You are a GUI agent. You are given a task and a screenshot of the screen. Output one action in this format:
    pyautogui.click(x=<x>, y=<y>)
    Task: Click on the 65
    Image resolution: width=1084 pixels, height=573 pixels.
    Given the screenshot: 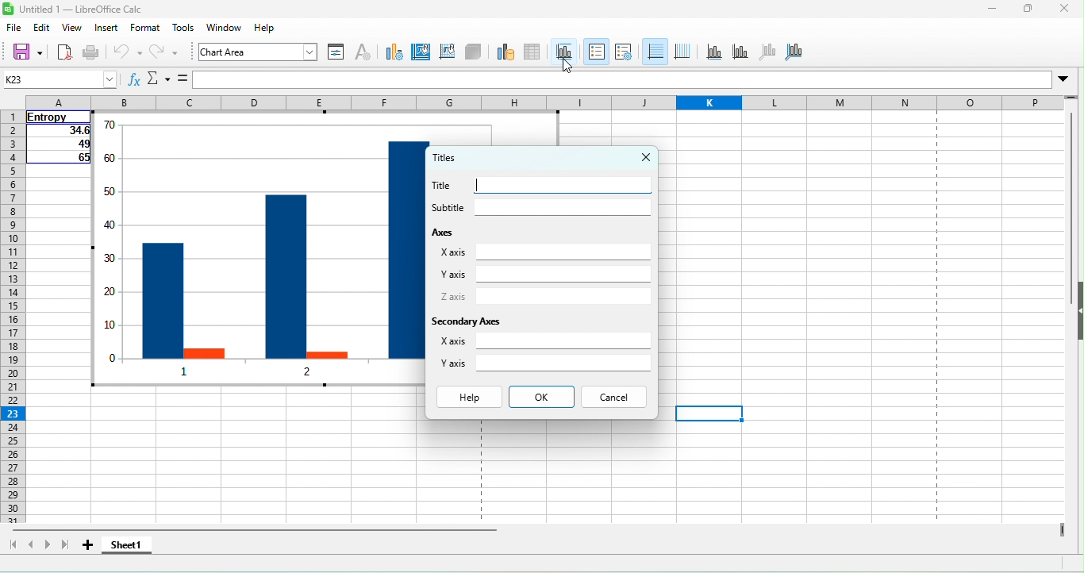 What is the action you would take?
    pyautogui.click(x=61, y=159)
    